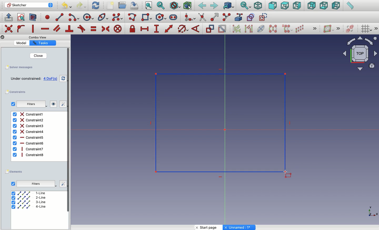 The height and width of the screenshot is (230, 379). What do you see at coordinates (187, 6) in the screenshot?
I see `Bounding Box` at bounding box center [187, 6].